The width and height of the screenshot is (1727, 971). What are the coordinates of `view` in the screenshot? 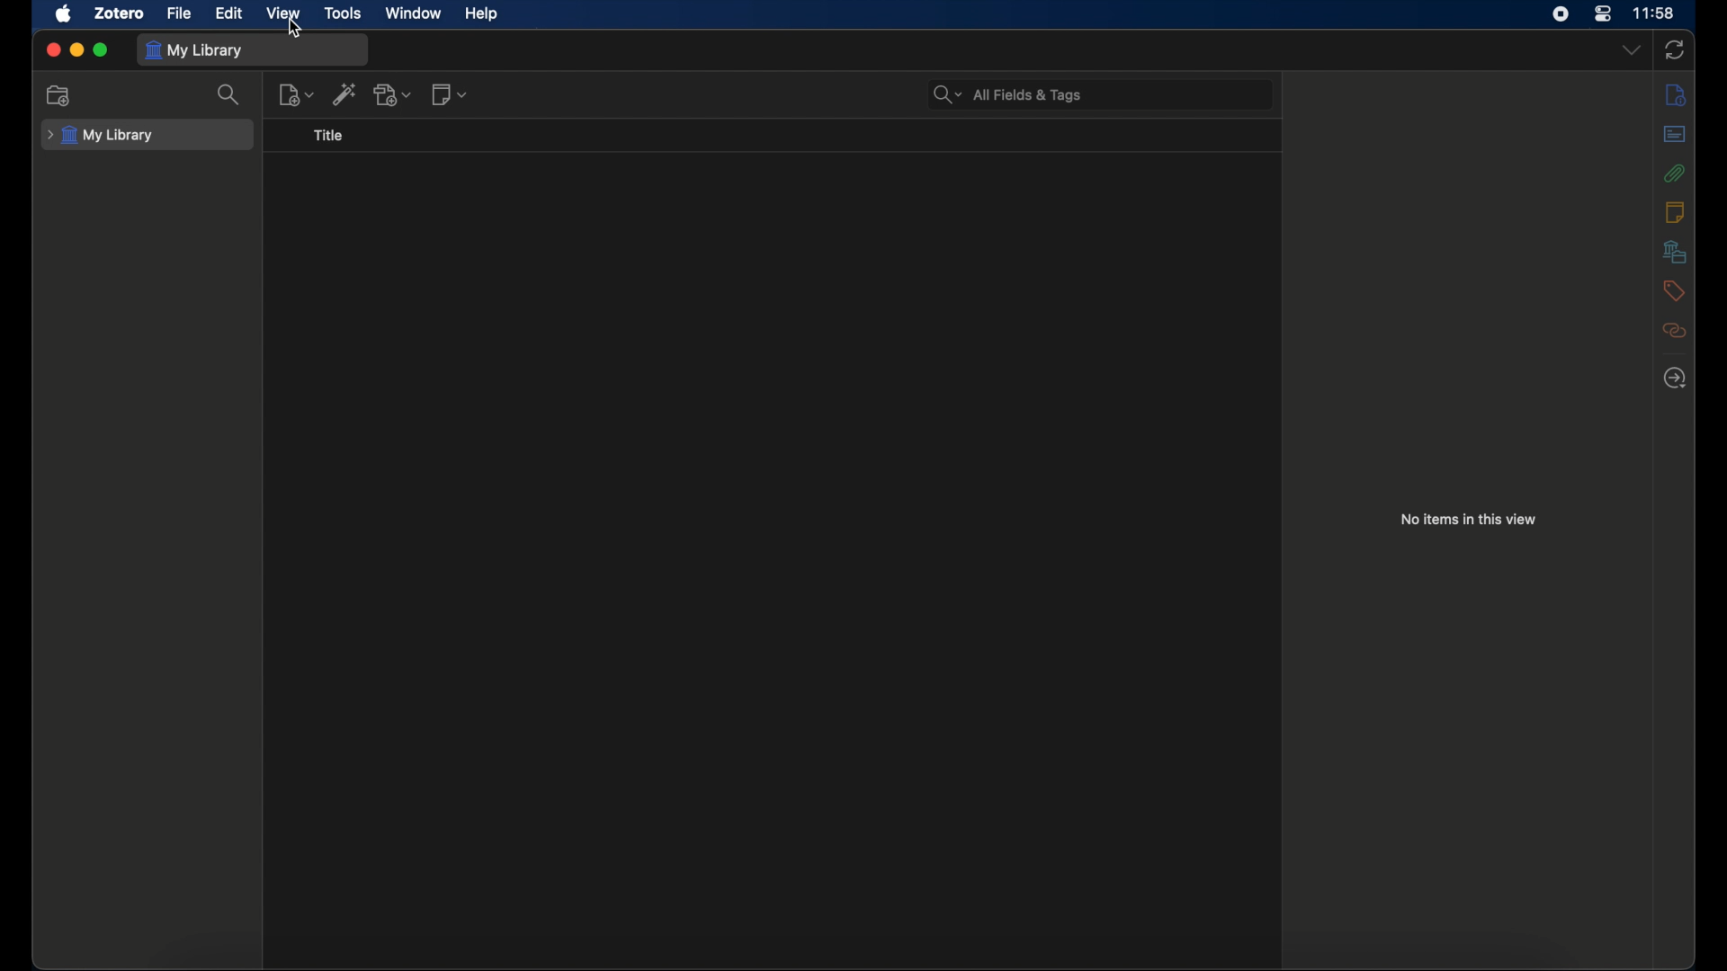 It's located at (285, 13).